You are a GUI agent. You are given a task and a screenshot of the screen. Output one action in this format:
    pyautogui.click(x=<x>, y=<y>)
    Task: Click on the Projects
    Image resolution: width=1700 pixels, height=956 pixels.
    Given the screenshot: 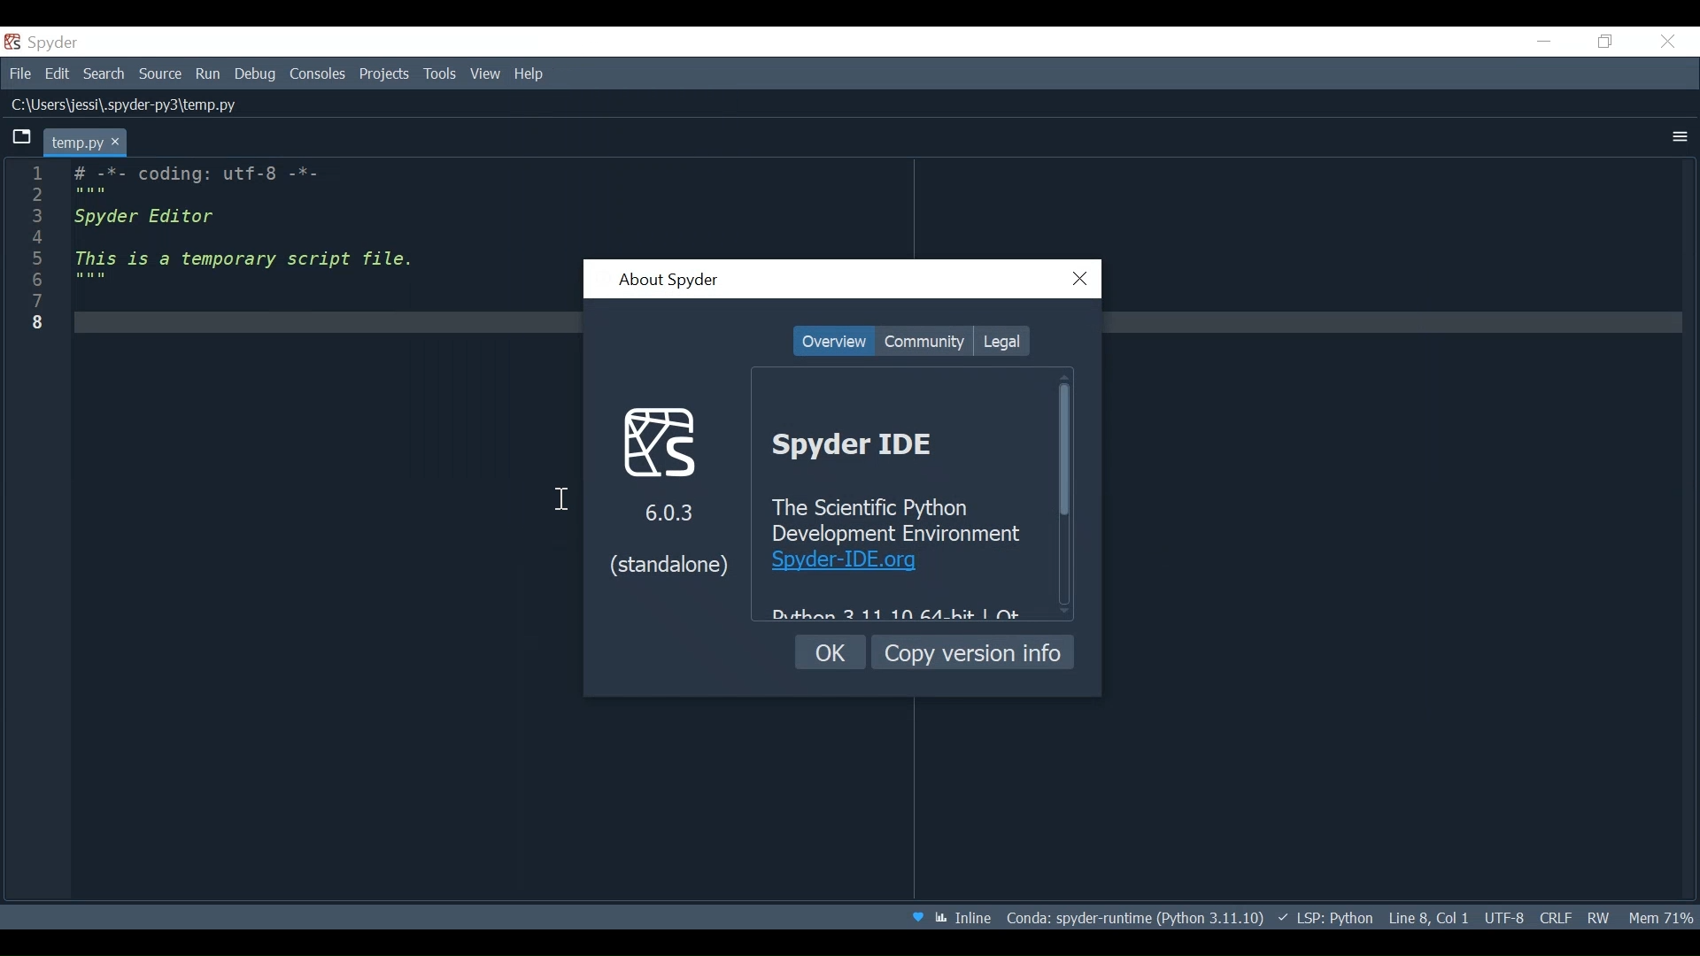 What is the action you would take?
    pyautogui.click(x=385, y=76)
    